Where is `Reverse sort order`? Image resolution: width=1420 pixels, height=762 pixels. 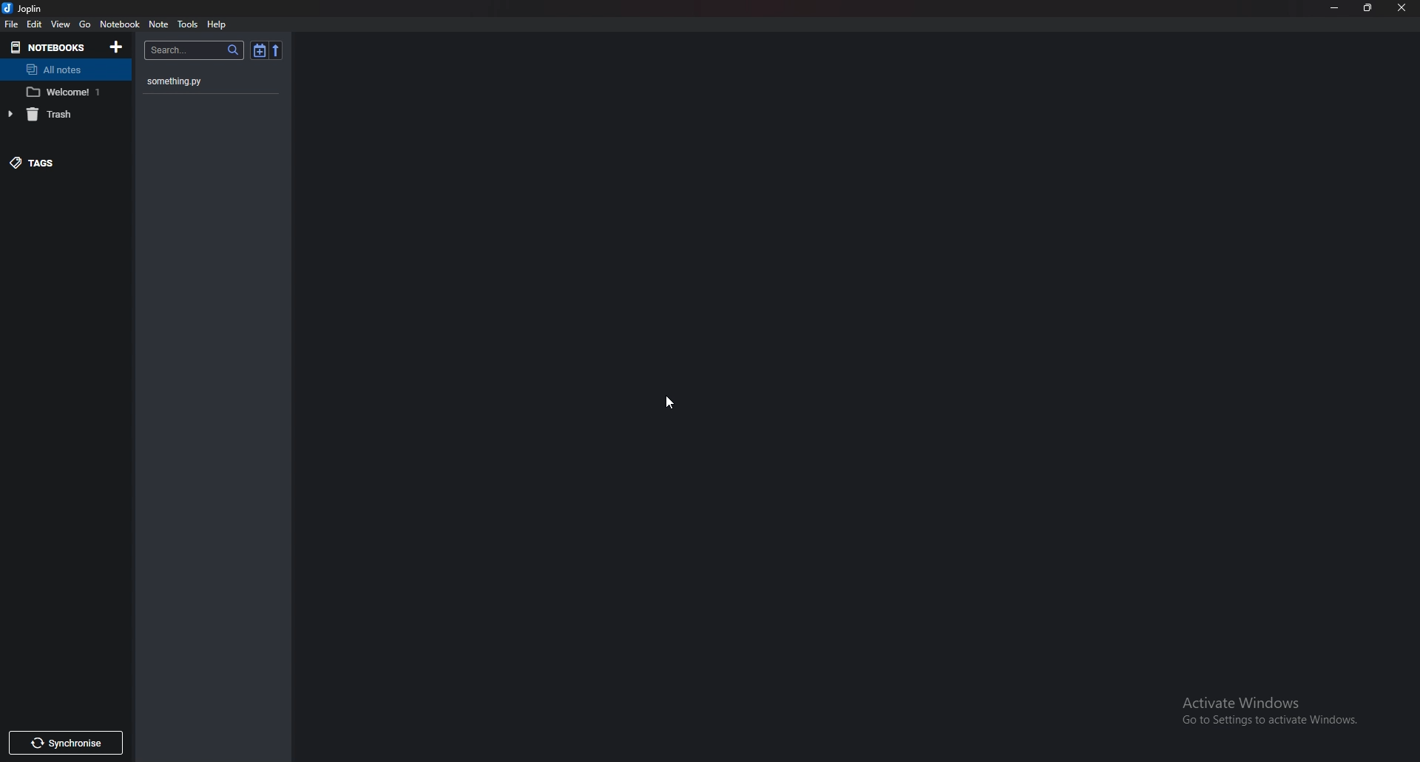 Reverse sort order is located at coordinates (274, 51).